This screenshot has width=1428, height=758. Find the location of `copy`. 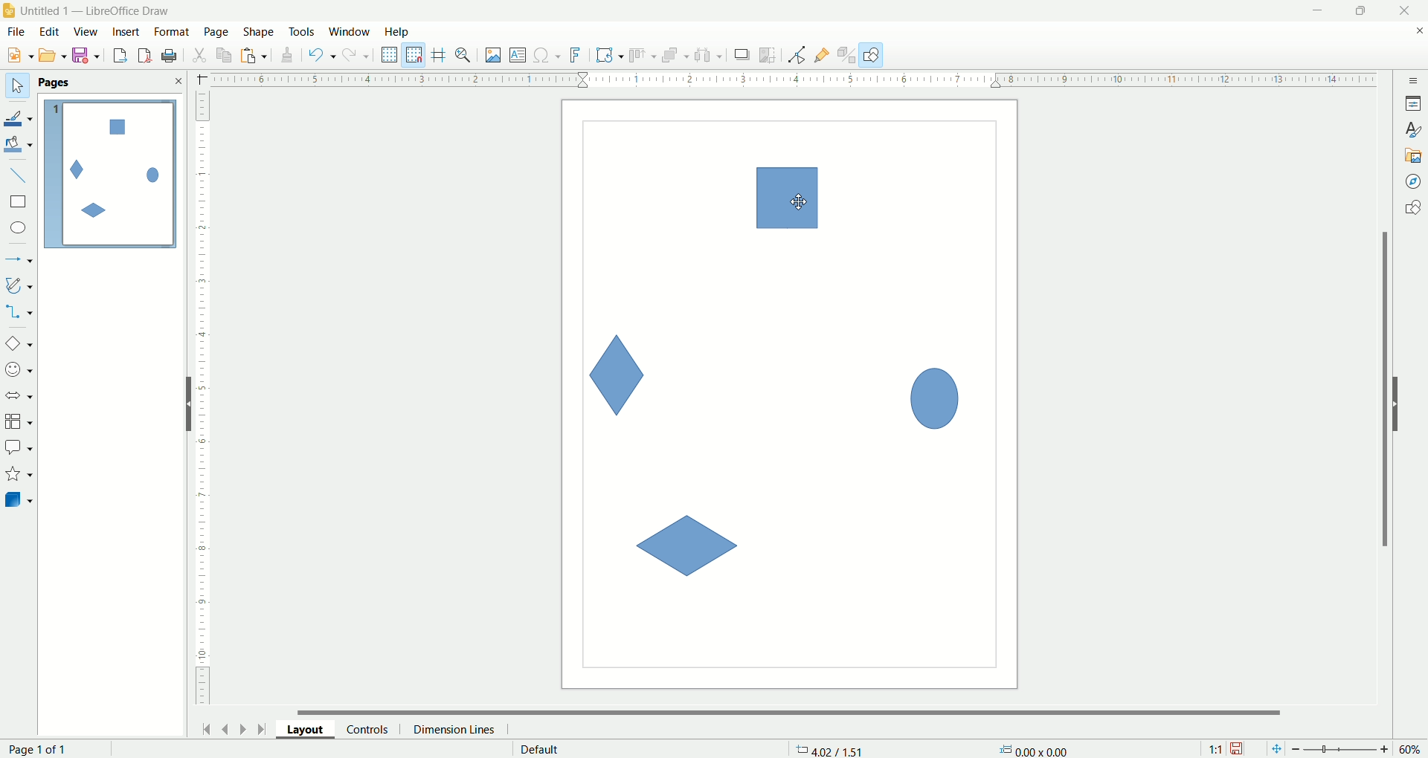

copy is located at coordinates (225, 55).